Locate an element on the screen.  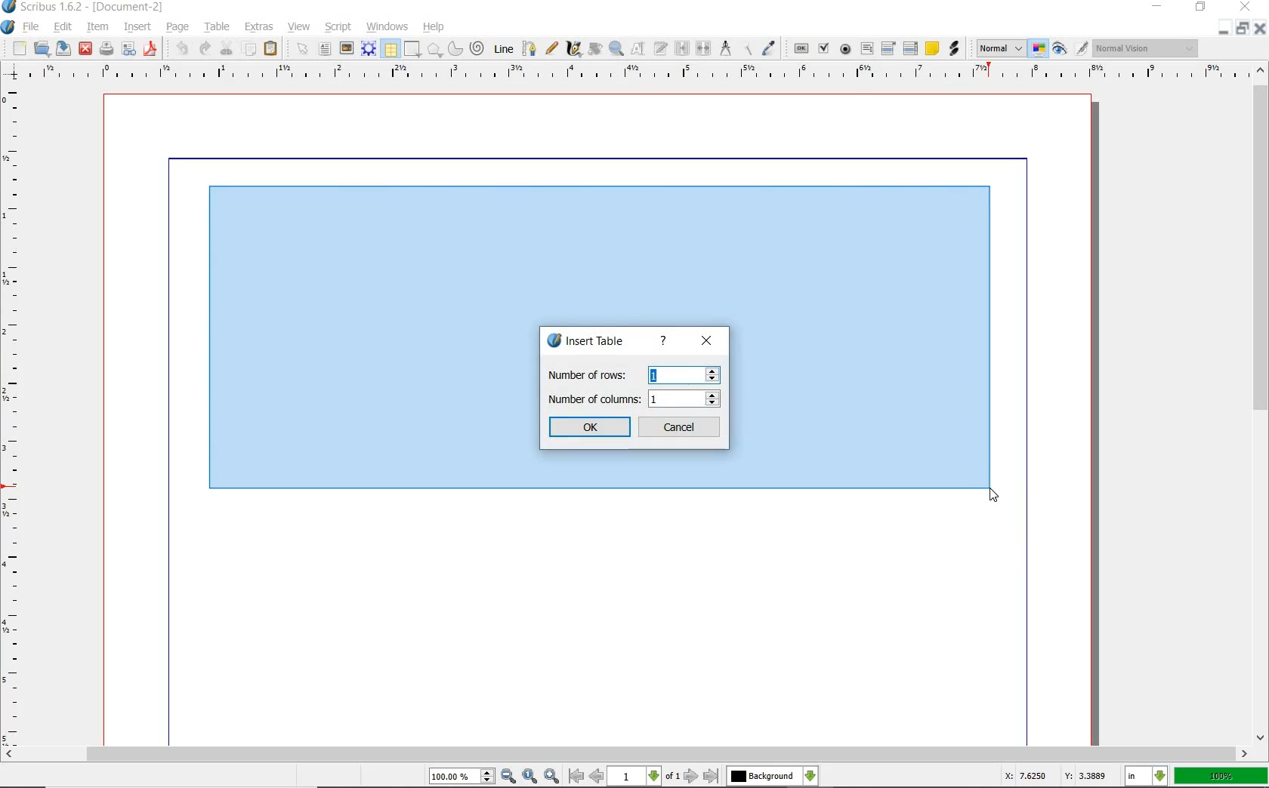
save is located at coordinates (63, 50).